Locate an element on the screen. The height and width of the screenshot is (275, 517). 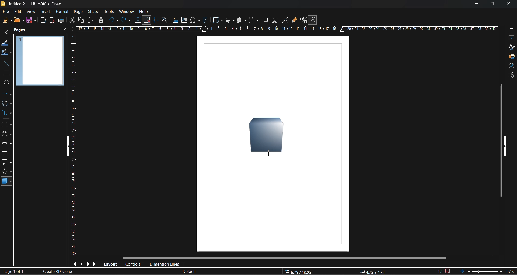
zoom is located at coordinates (166, 21).